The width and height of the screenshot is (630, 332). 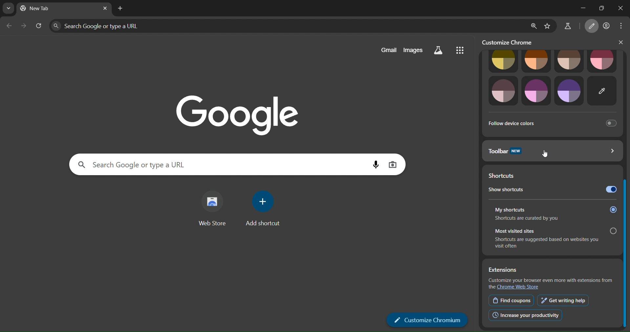 I want to click on show shortcuts, so click(x=550, y=189).